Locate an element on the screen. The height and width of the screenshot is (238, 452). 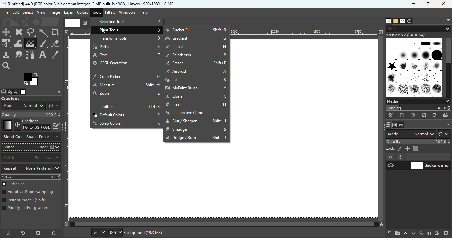
Configure this tab is located at coordinates (59, 92).